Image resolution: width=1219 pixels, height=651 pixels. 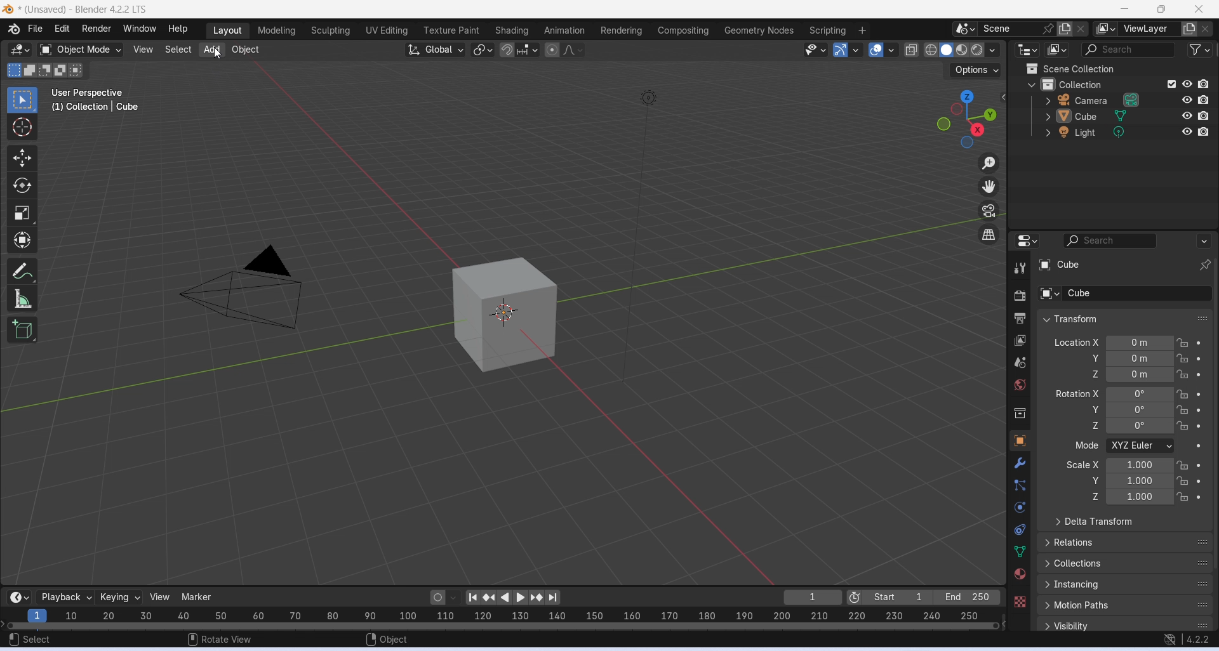 What do you see at coordinates (507, 51) in the screenshot?
I see `snap` at bounding box center [507, 51].